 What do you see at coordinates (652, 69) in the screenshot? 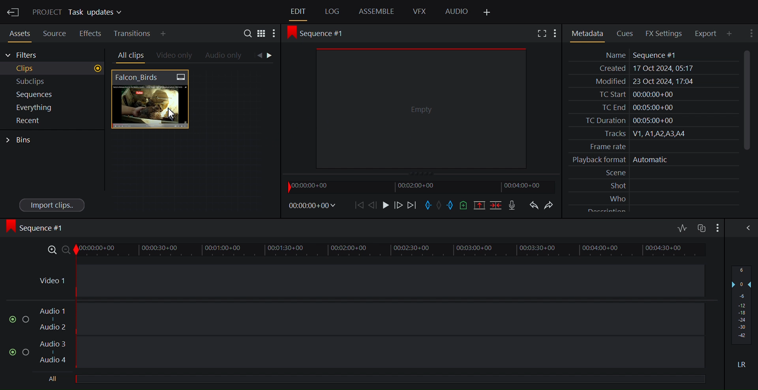
I see `Created` at bounding box center [652, 69].